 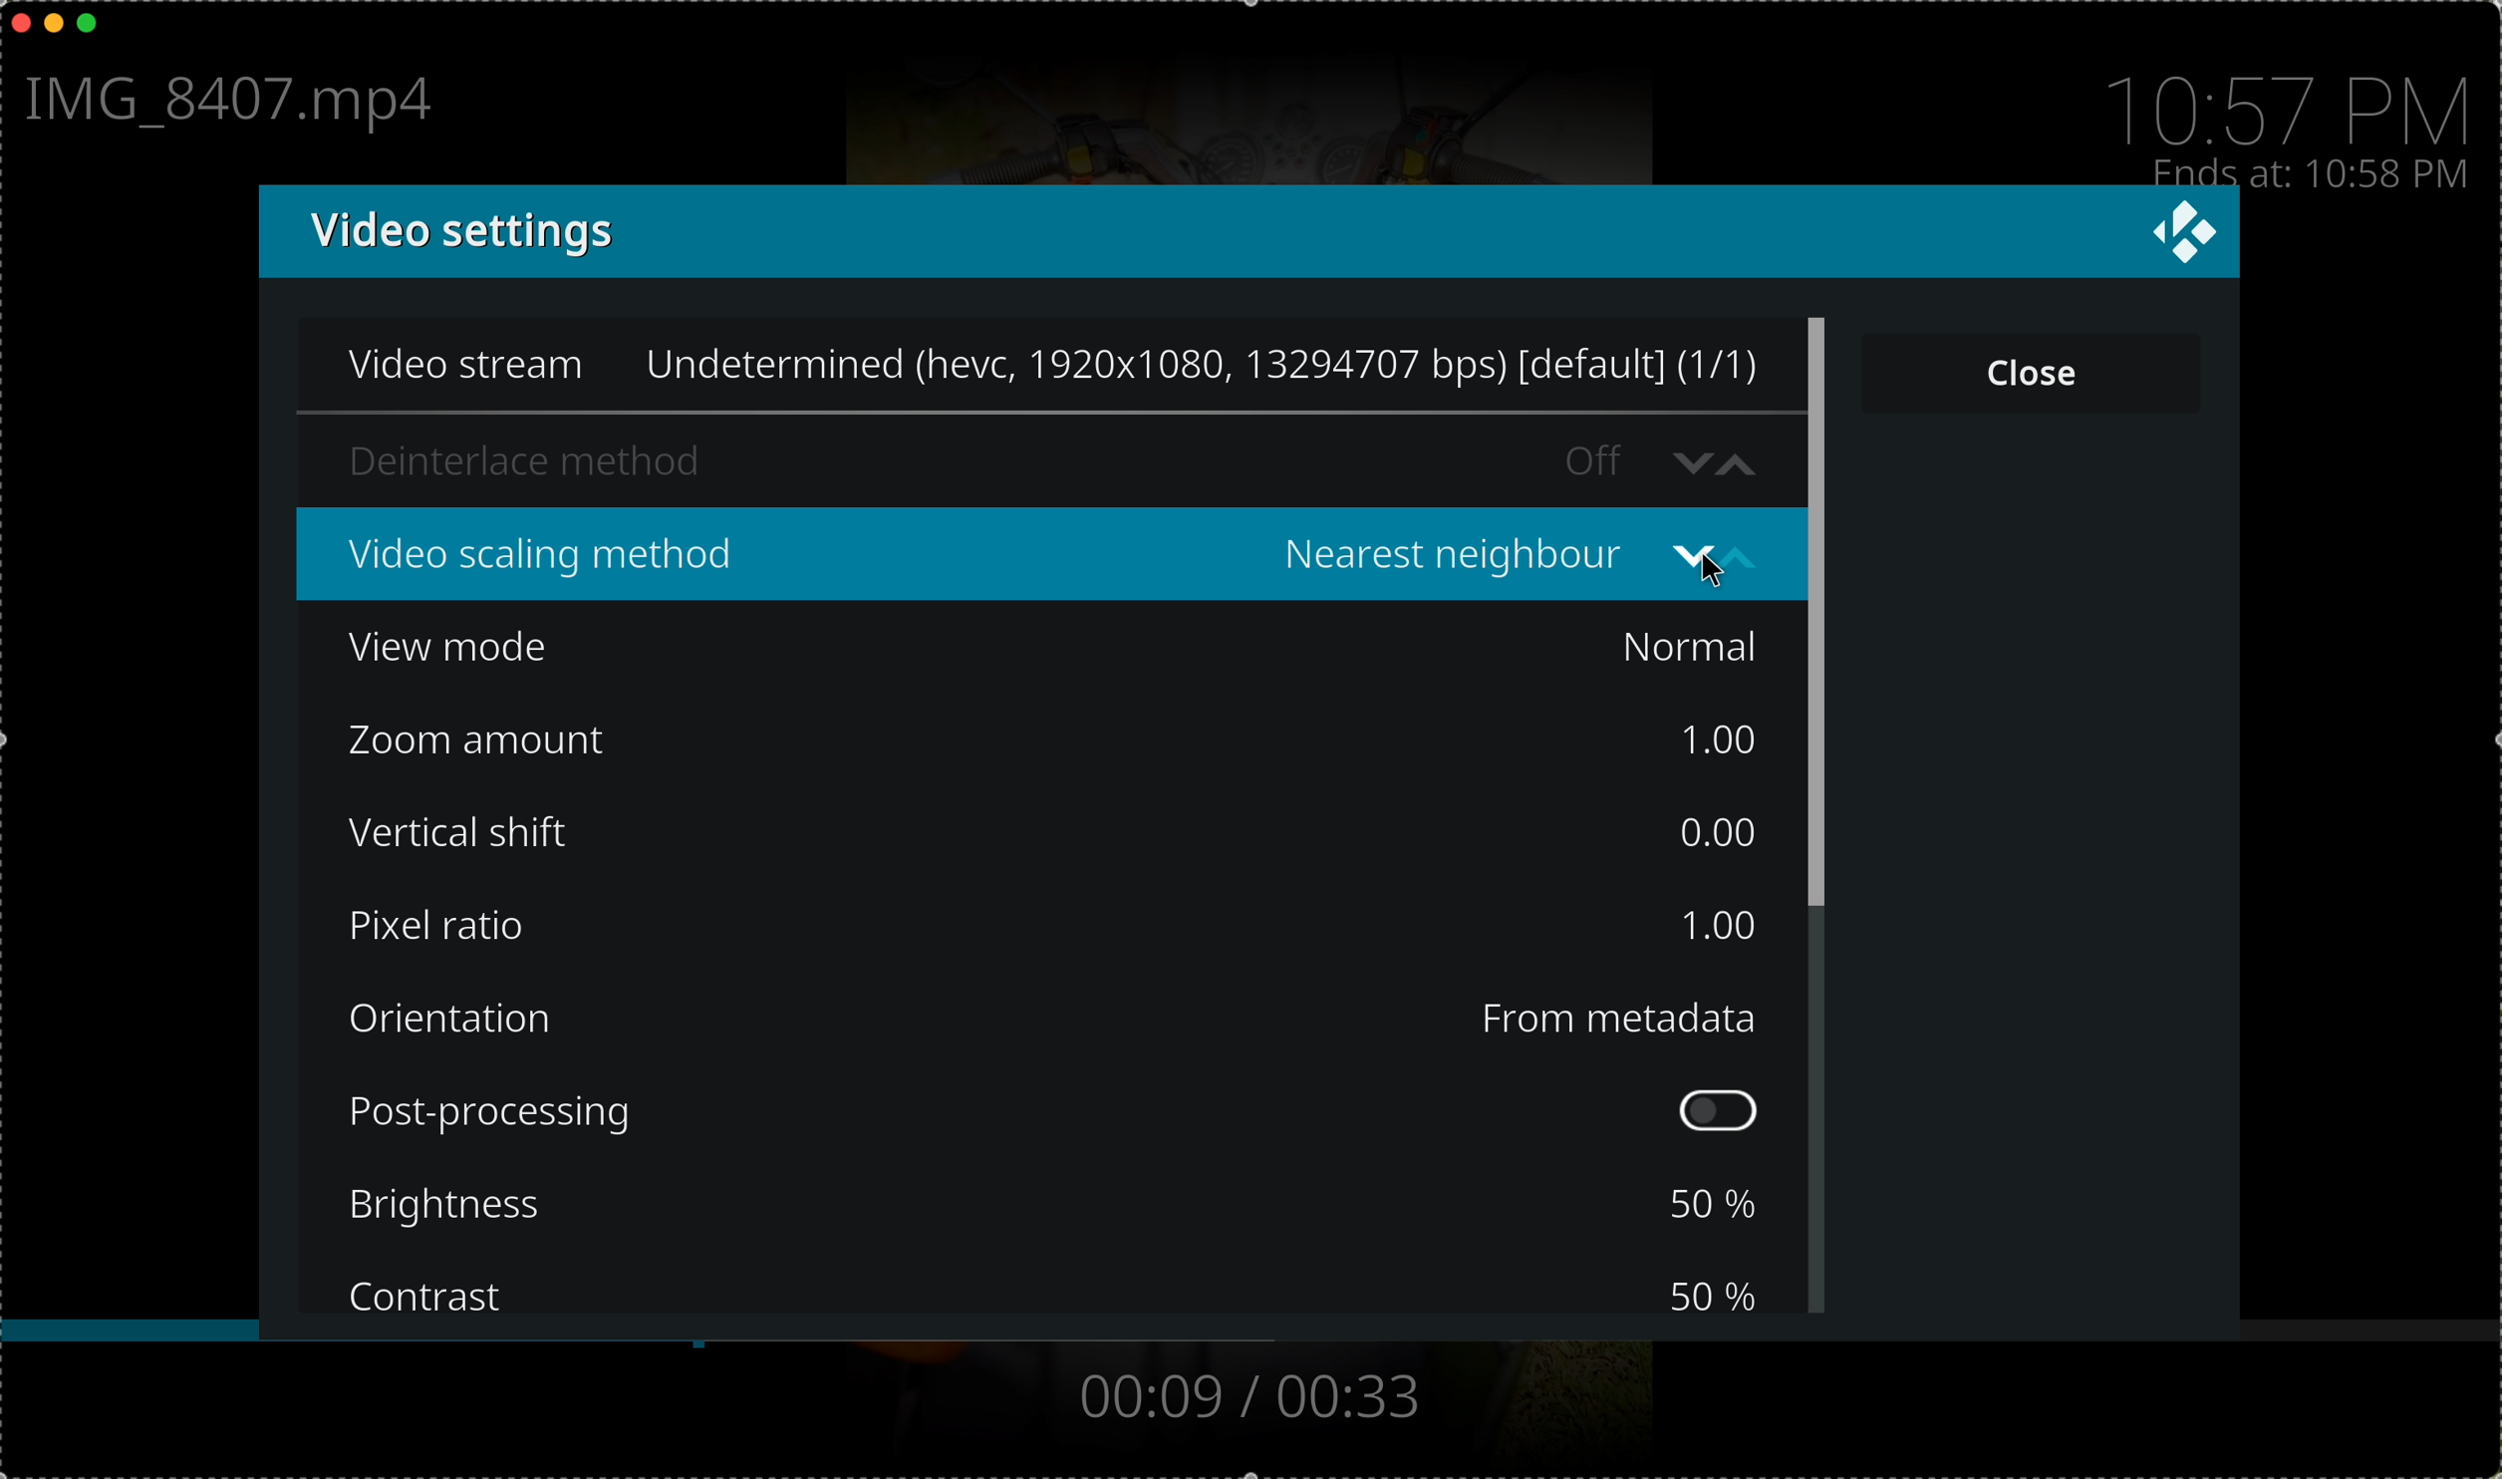 What do you see at coordinates (1060, 1017) in the screenshot?
I see `orientation from metadata` at bounding box center [1060, 1017].